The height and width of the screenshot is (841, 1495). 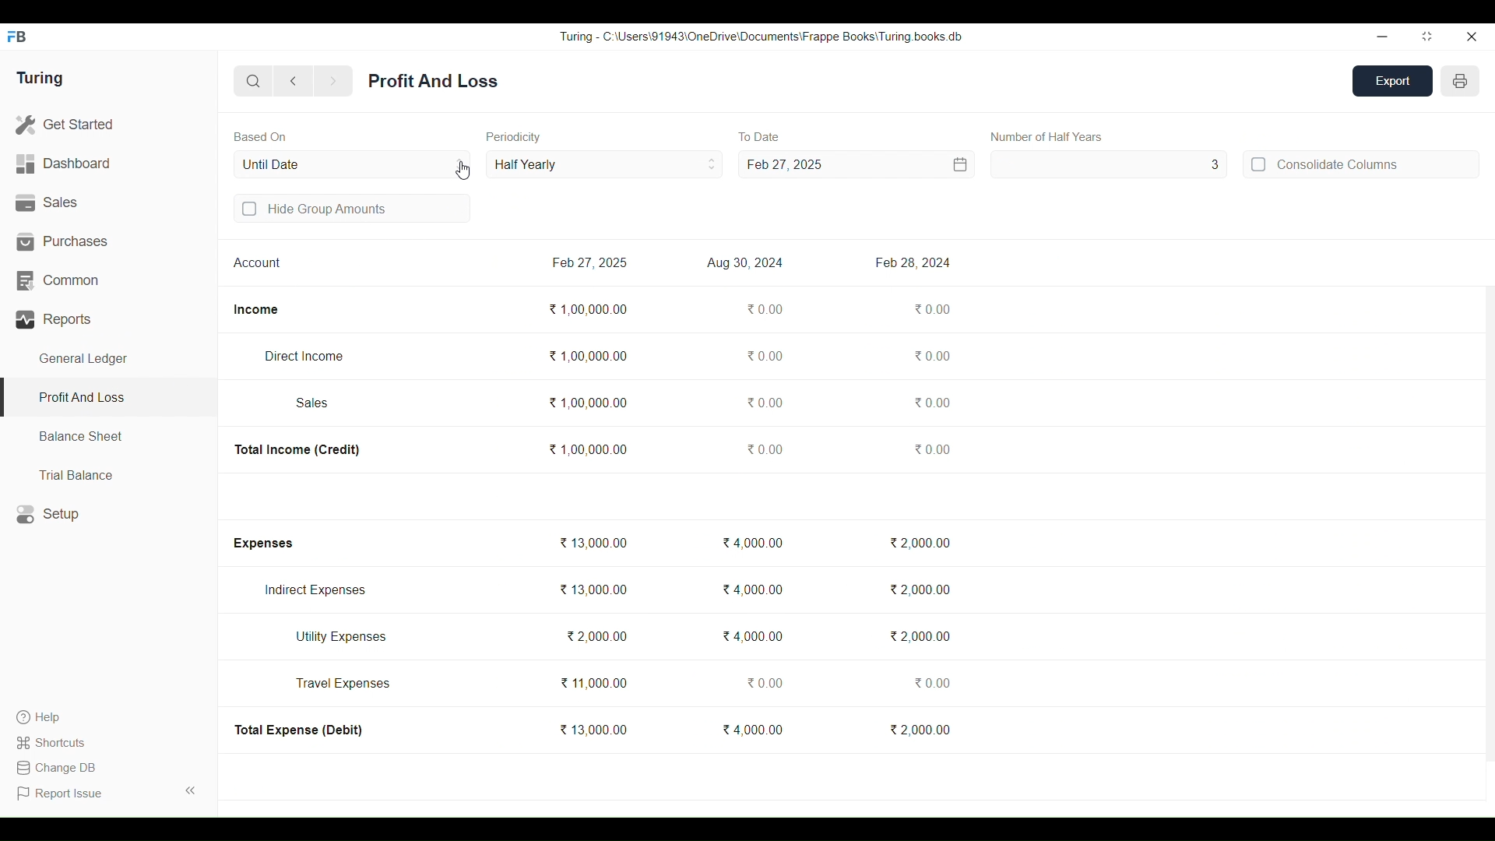 I want to click on Half Yearly, so click(x=604, y=164).